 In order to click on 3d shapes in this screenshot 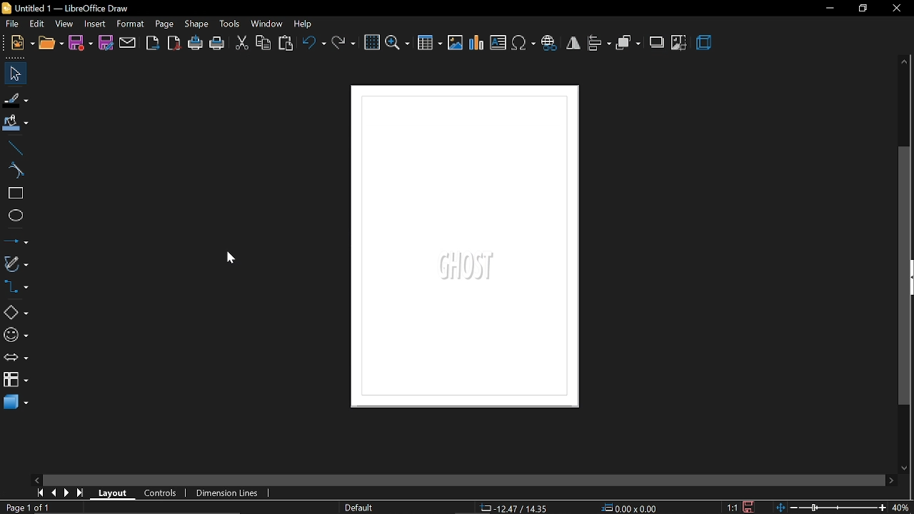, I will do `click(14, 403)`.